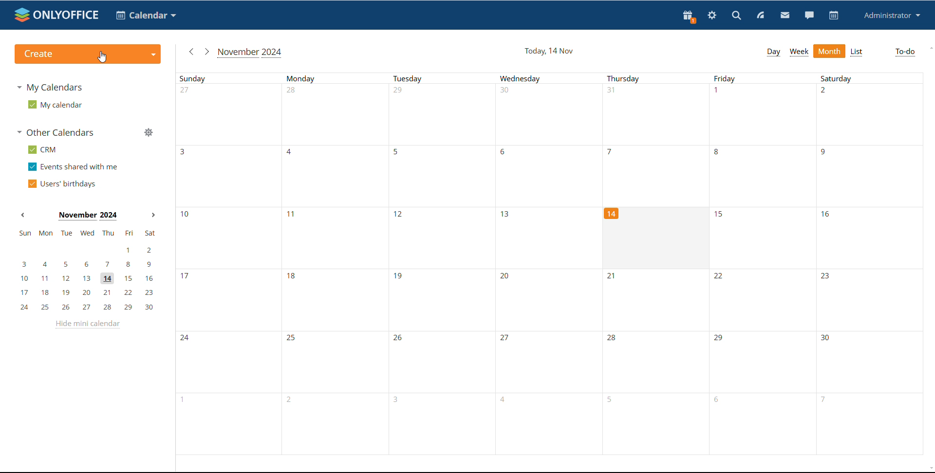 The height and width of the screenshot is (473, 935). What do you see at coordinates (555, 80) in the screenshot?
I see `Days of the week` at bounding box center [555, 80].